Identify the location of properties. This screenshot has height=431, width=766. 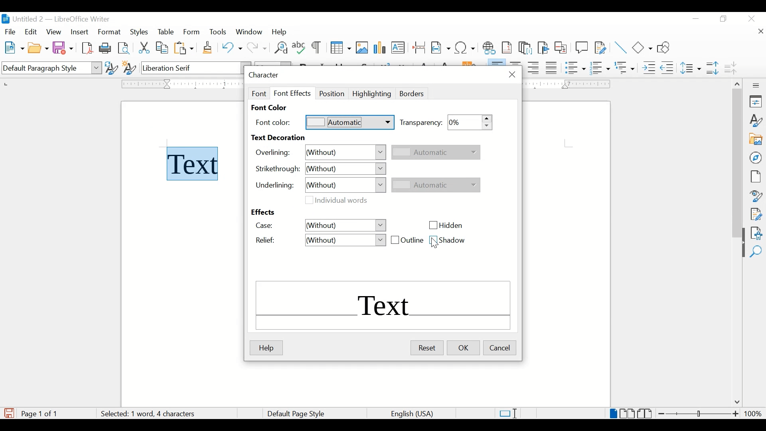
(756, 101).